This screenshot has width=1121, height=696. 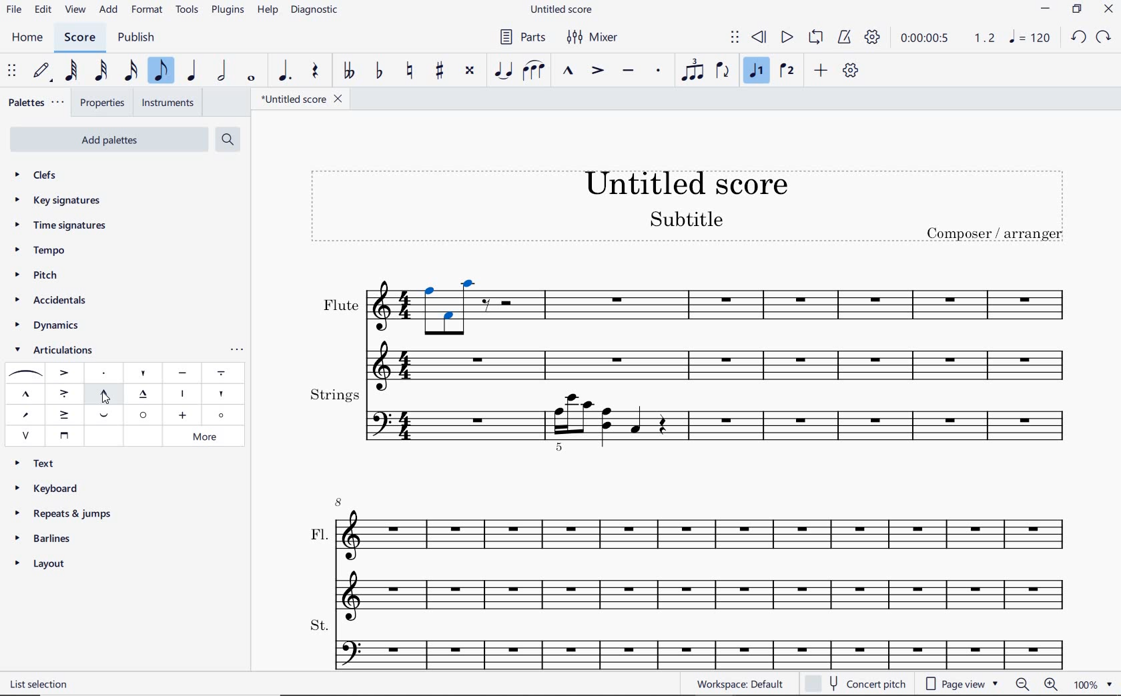 What do you see at coordinates (305, 99) in the screenshot?
I see `FILE NAME` at bounding box center [305, 99].